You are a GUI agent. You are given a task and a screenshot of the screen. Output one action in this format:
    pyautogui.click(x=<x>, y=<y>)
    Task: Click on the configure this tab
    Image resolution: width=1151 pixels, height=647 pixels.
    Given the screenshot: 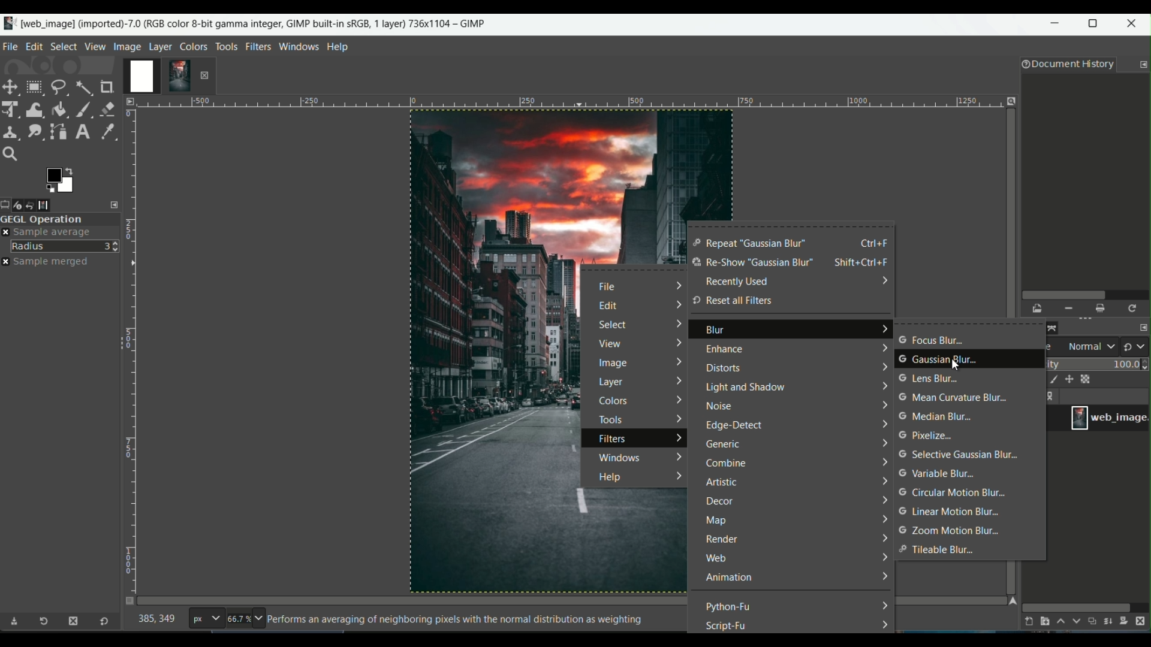 What is the action you would take?
    pyautogui.click(x=1143, y=65)
    